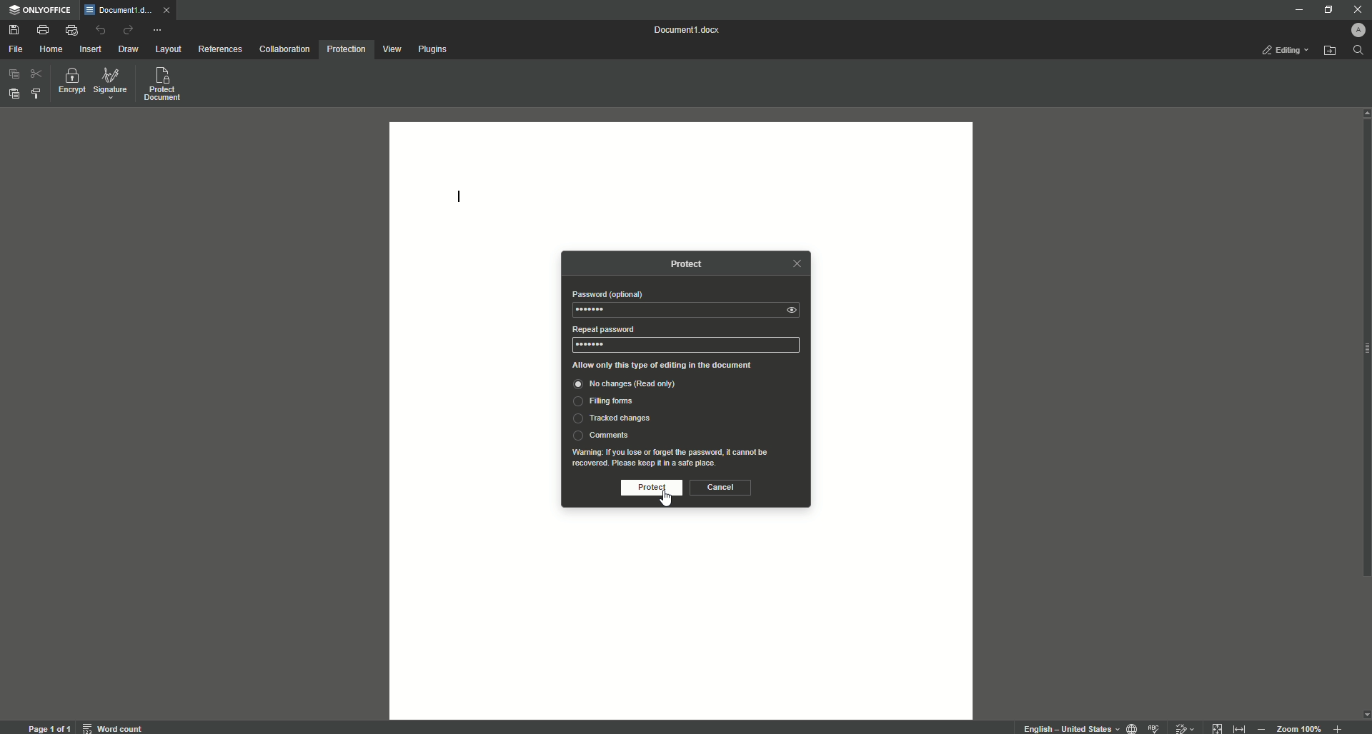 This screenshot has height=734, width=1372. Describe the element at coordinates (796, 263) in the screenshot. I see `close` at that location.